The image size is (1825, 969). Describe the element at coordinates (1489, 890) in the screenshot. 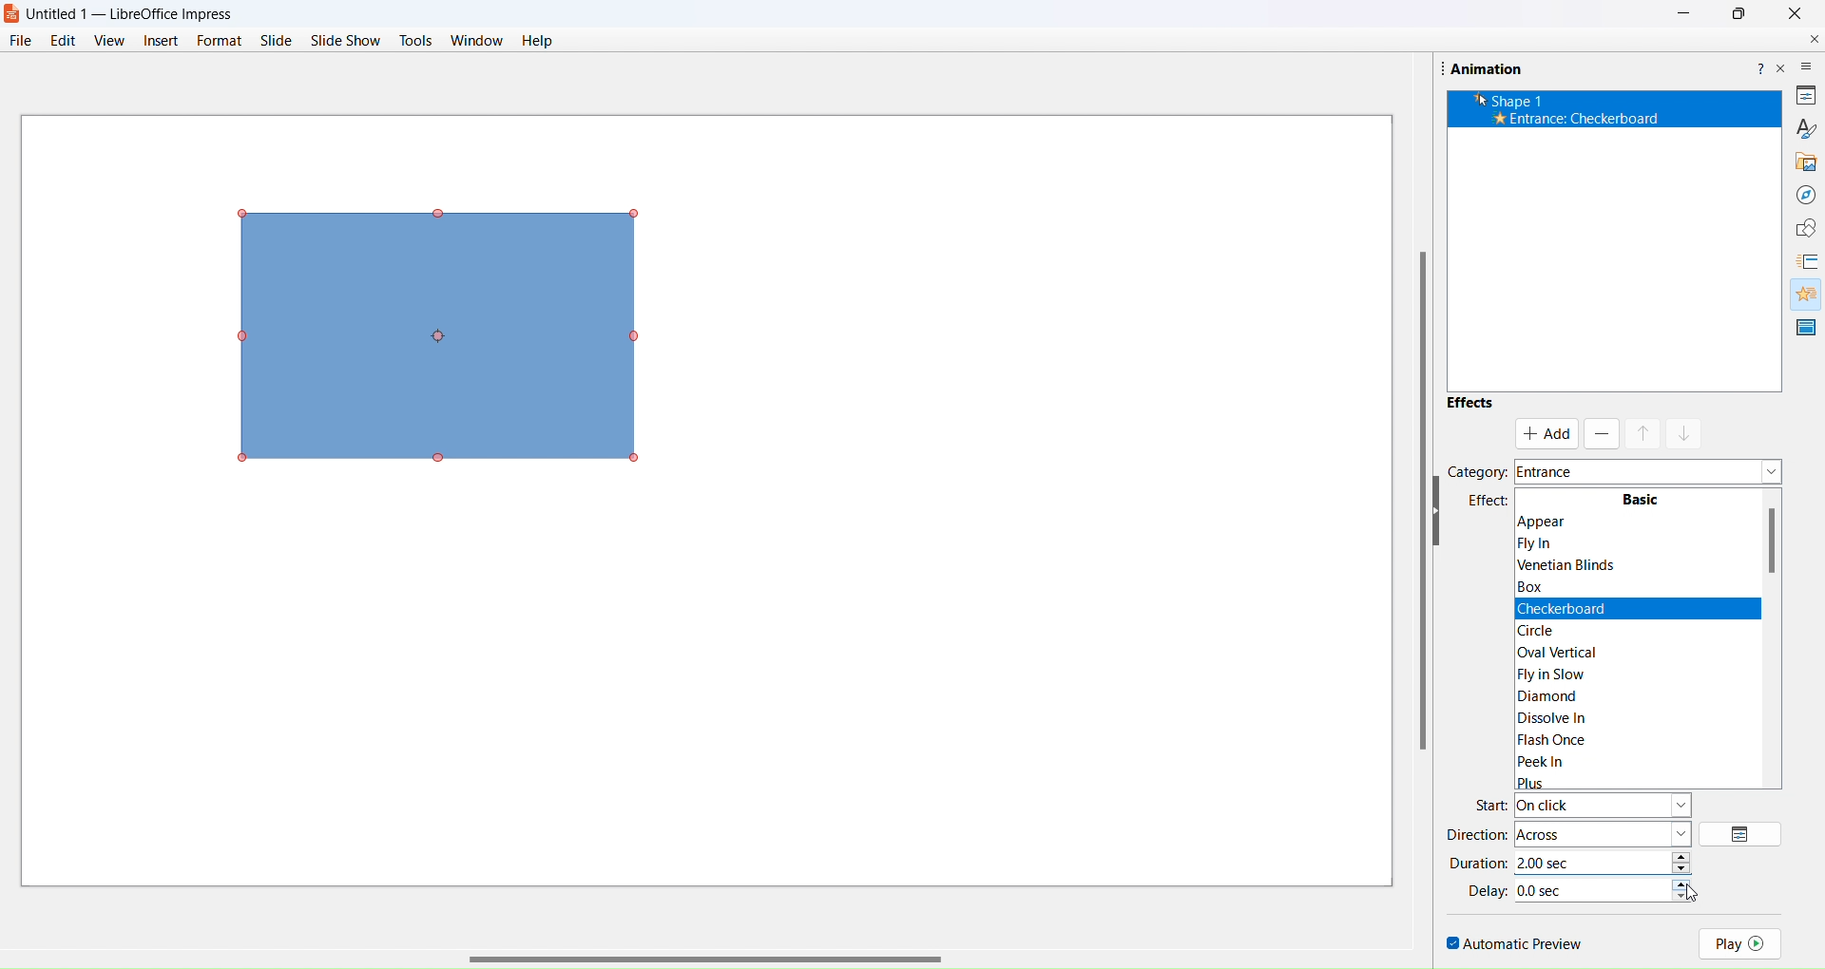

I see `delay` at that location.